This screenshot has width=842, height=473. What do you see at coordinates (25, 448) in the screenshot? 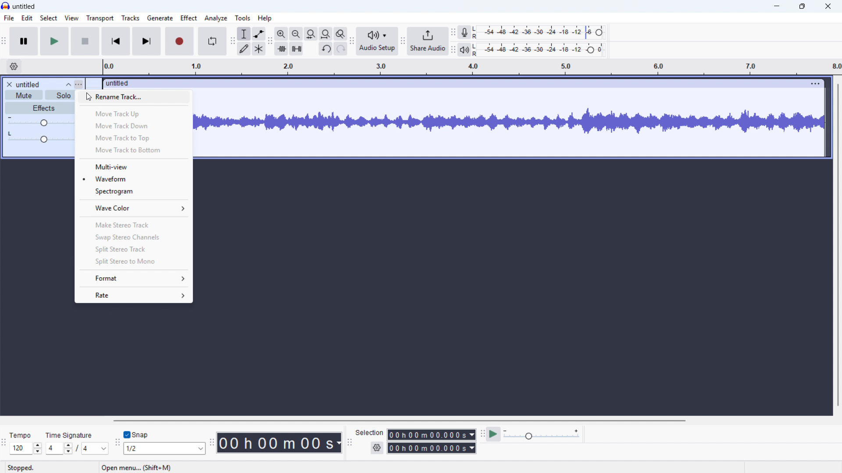
I see `Set tempo ` at bounding box center [25, 448].